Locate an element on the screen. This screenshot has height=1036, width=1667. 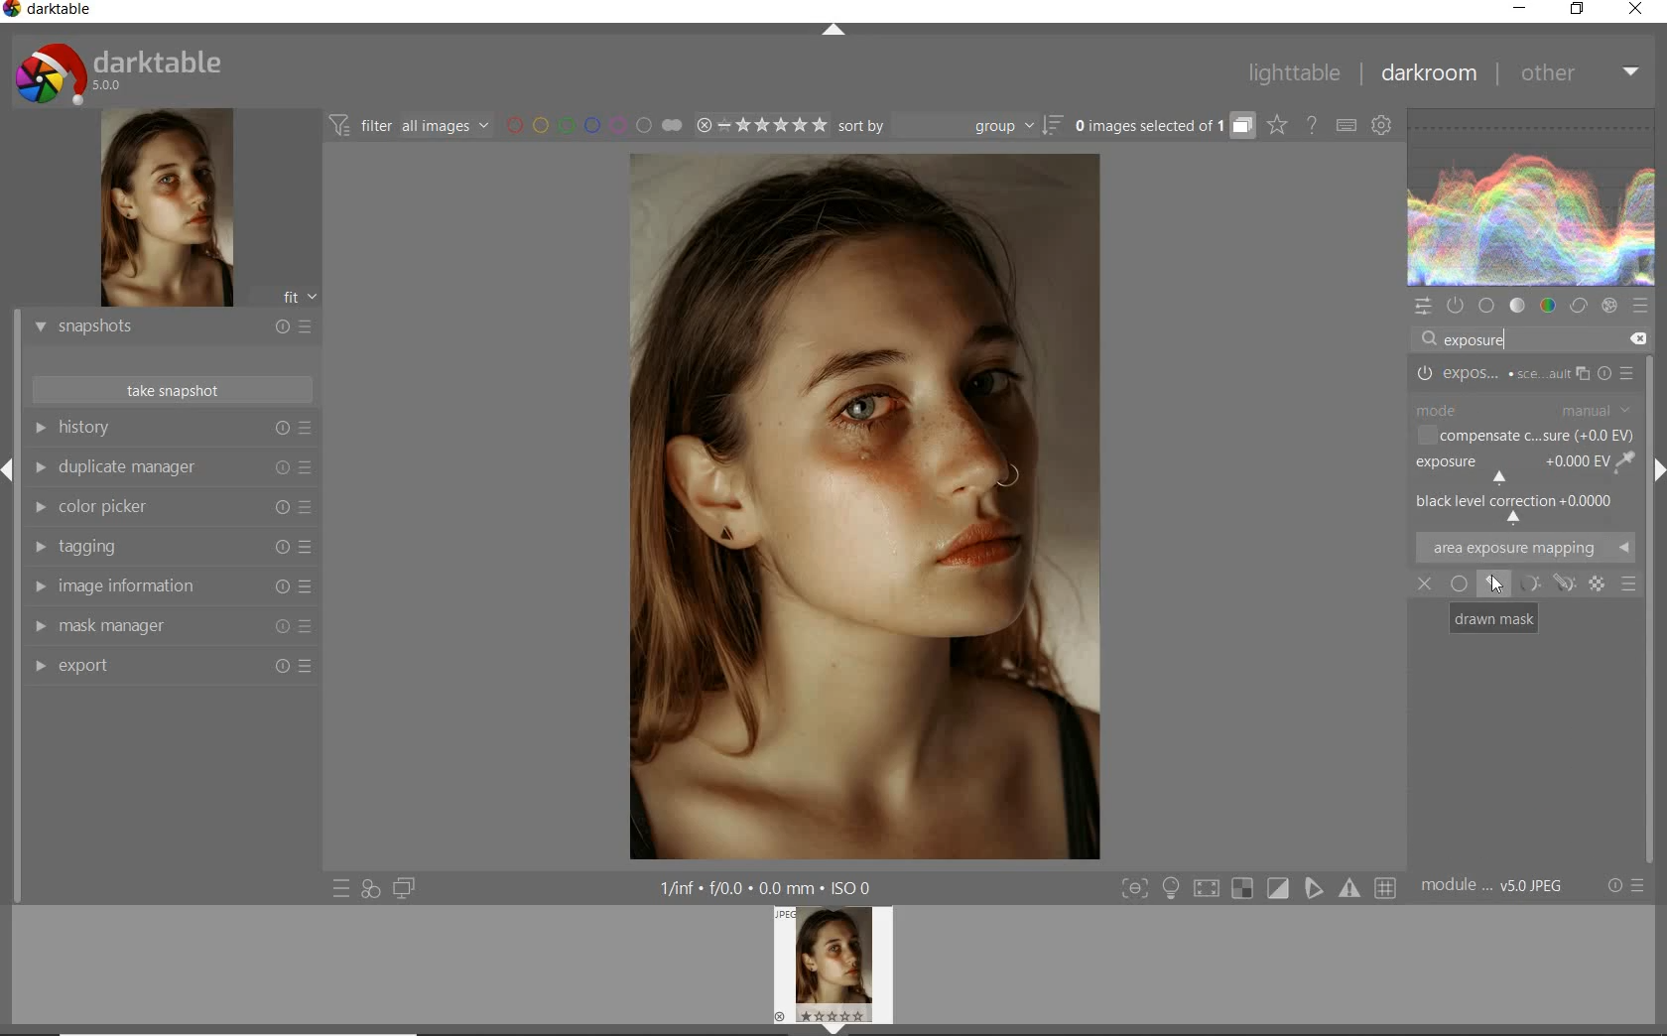
MASK OPTIONS is located at coordinates (1563, 584).